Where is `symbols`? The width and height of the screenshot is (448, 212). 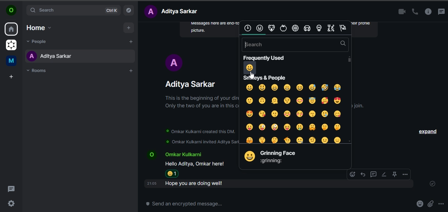
symbols is located at coordinates (331, 28).